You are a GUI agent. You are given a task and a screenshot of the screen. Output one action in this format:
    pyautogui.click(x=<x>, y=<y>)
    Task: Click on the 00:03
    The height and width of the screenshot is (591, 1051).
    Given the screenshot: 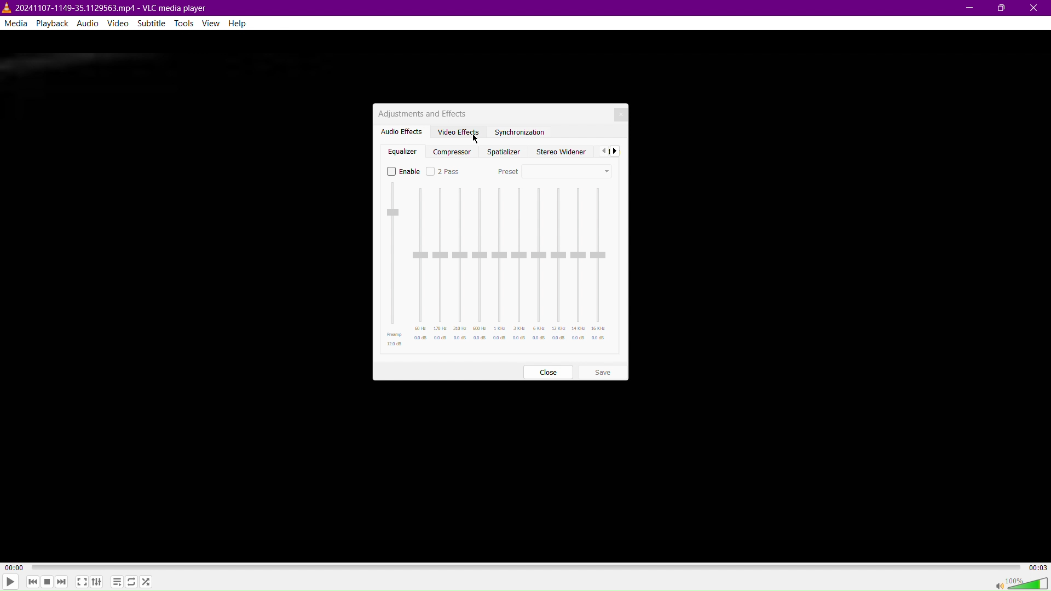 What is the action you would take?
    pyautogui.click(x=1037, y=566)
    